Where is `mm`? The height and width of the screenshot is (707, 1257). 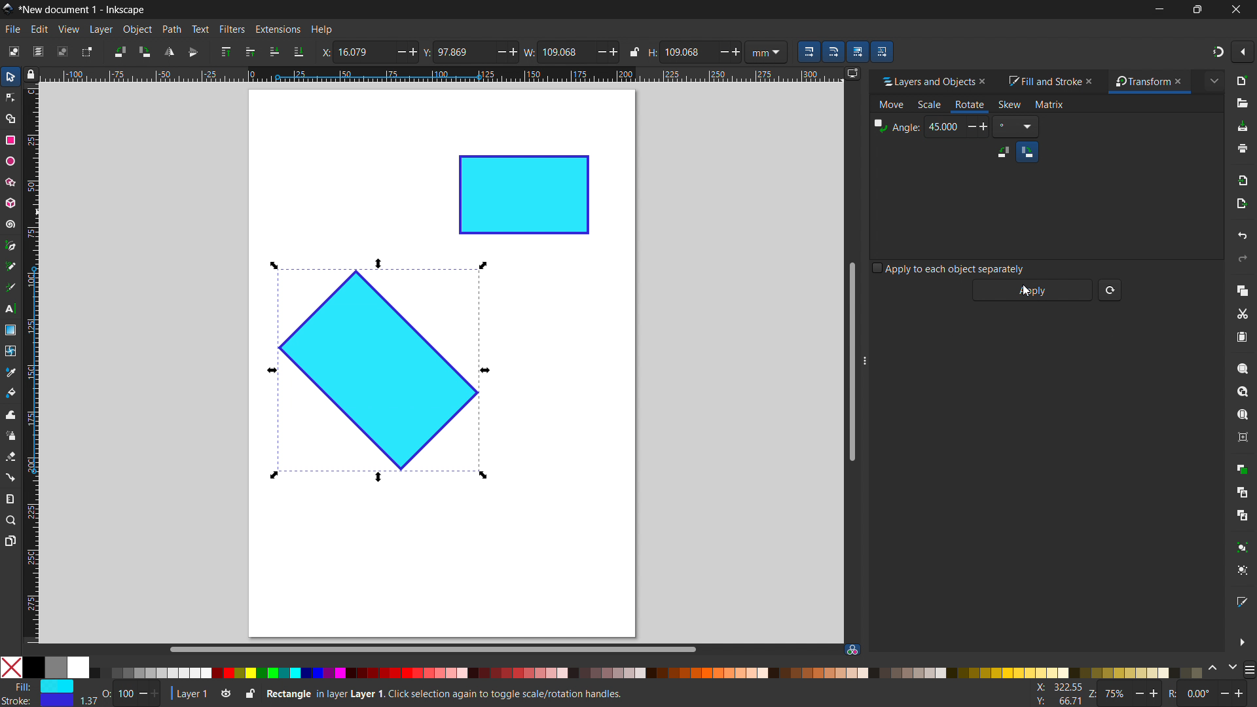 mm is located at coordinates (769, 51).